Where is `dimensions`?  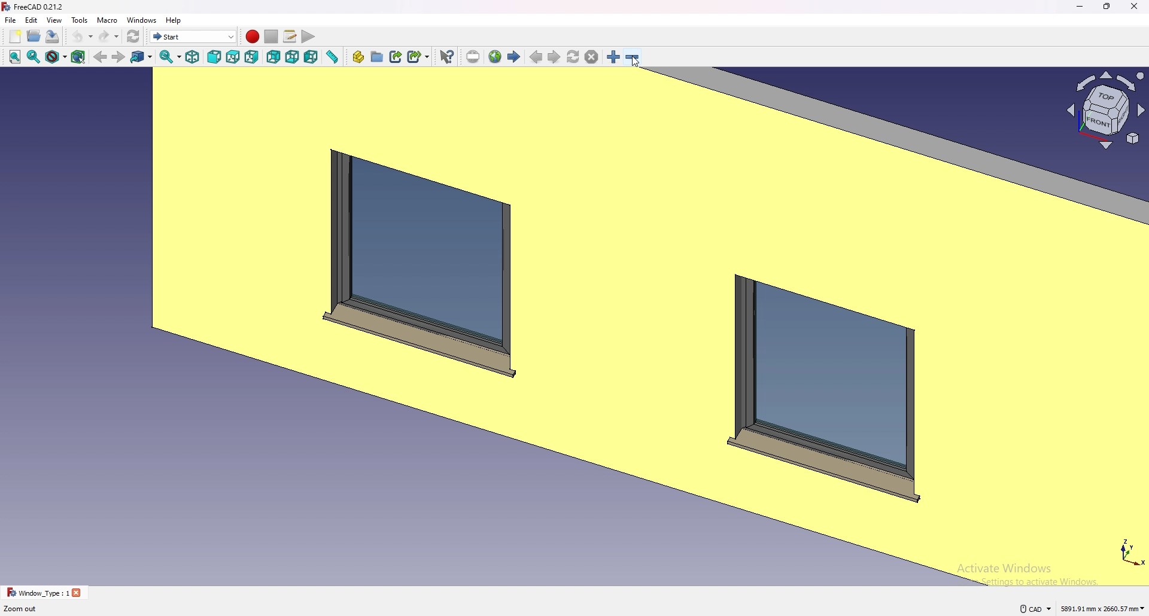
dimensions is located at coordinates (1104, 608).